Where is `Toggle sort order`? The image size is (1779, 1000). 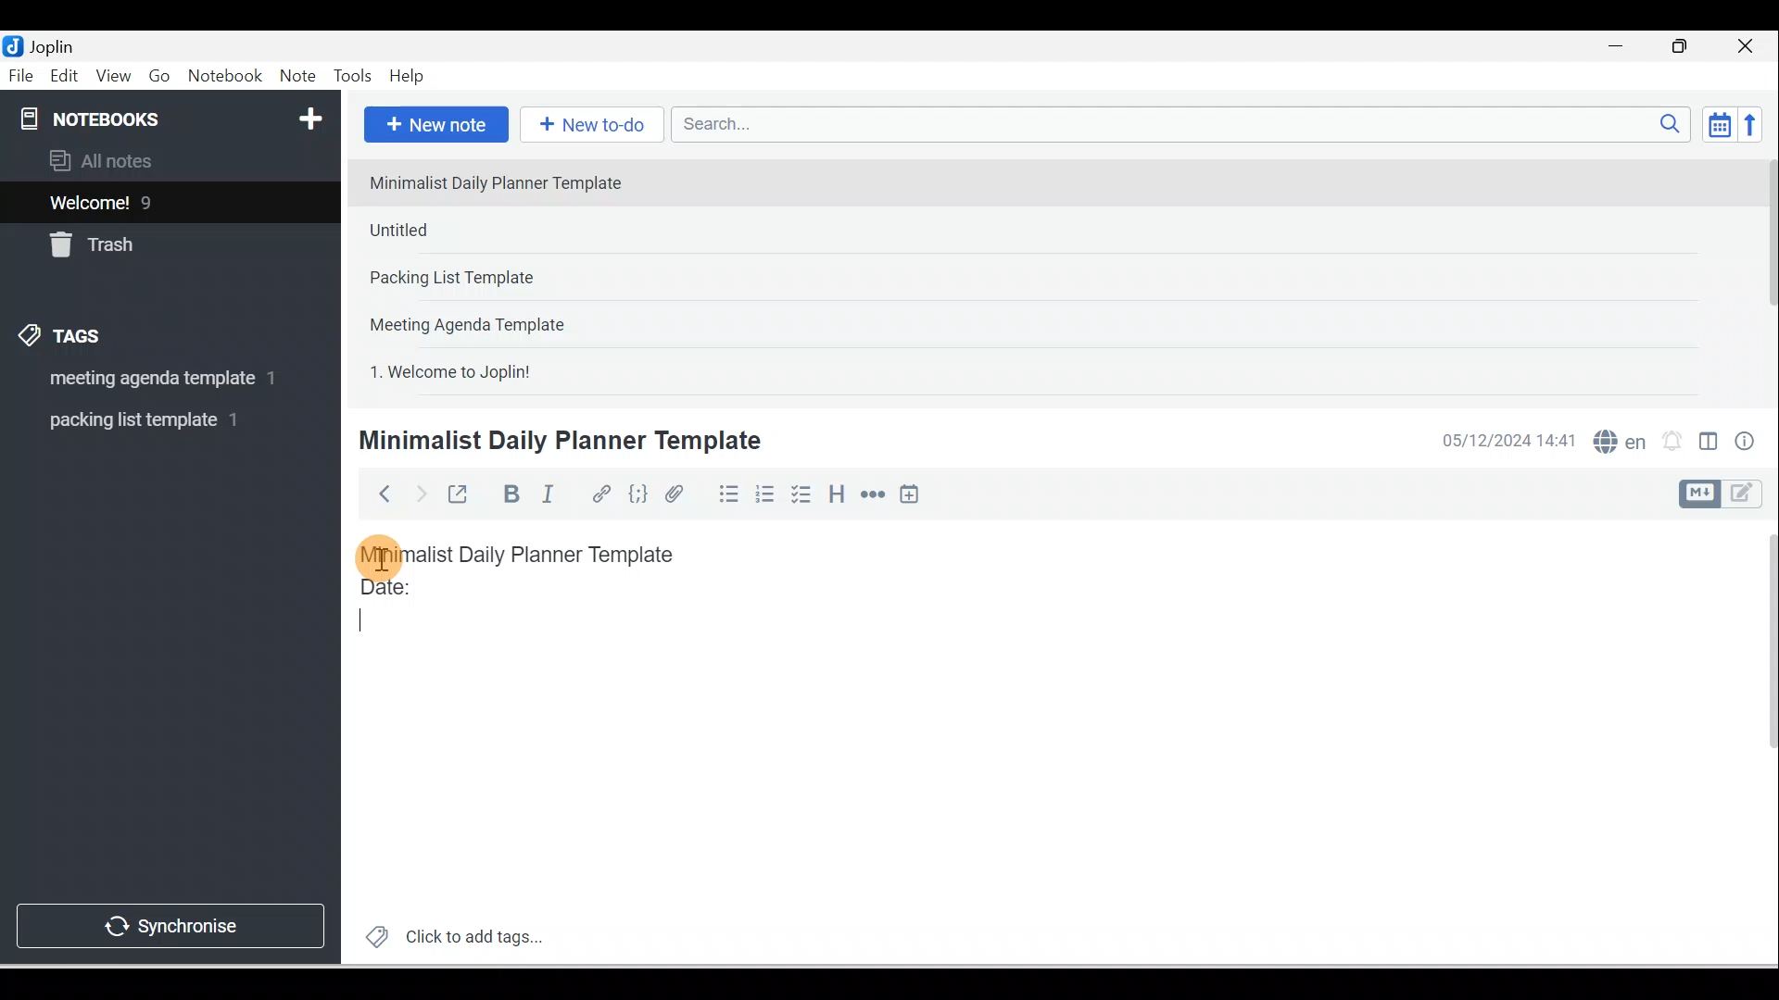
Toggle sort order is located at coordinates (1719, 123).